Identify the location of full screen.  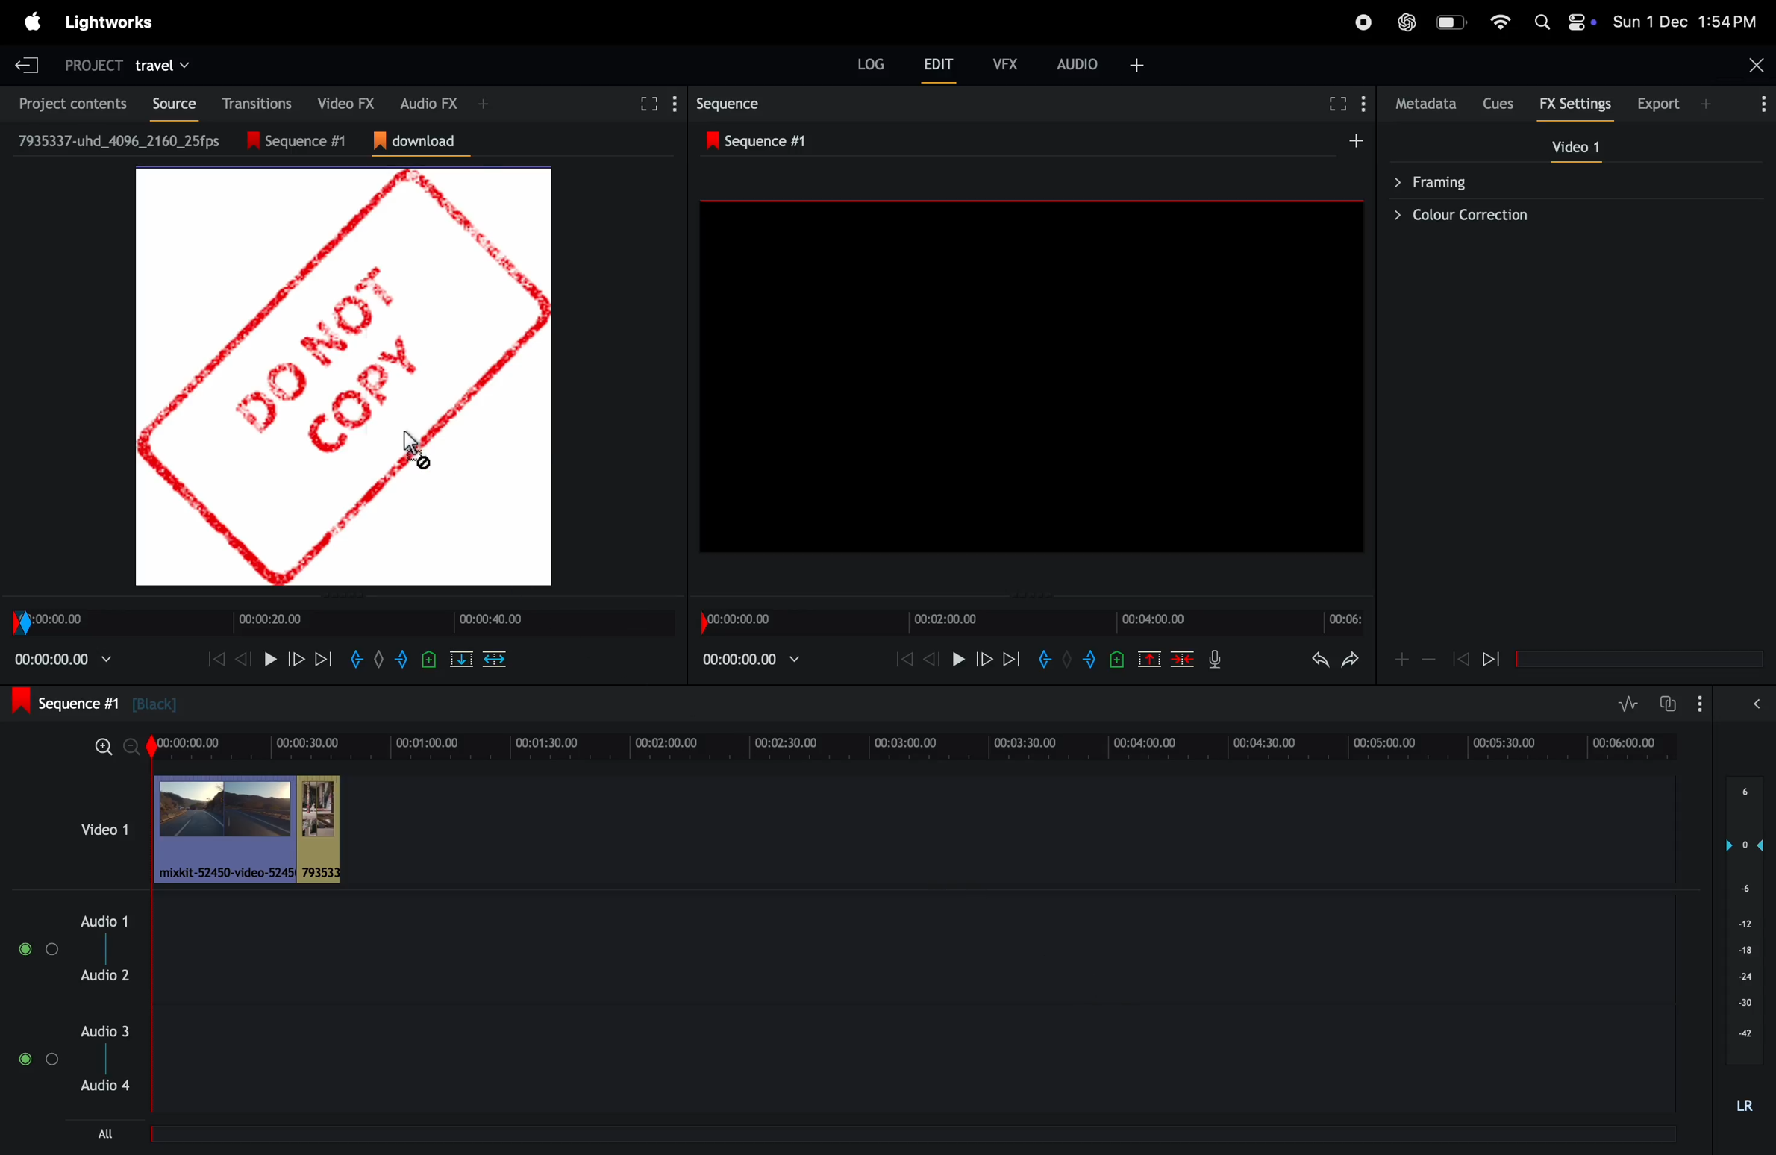
(646, 104).